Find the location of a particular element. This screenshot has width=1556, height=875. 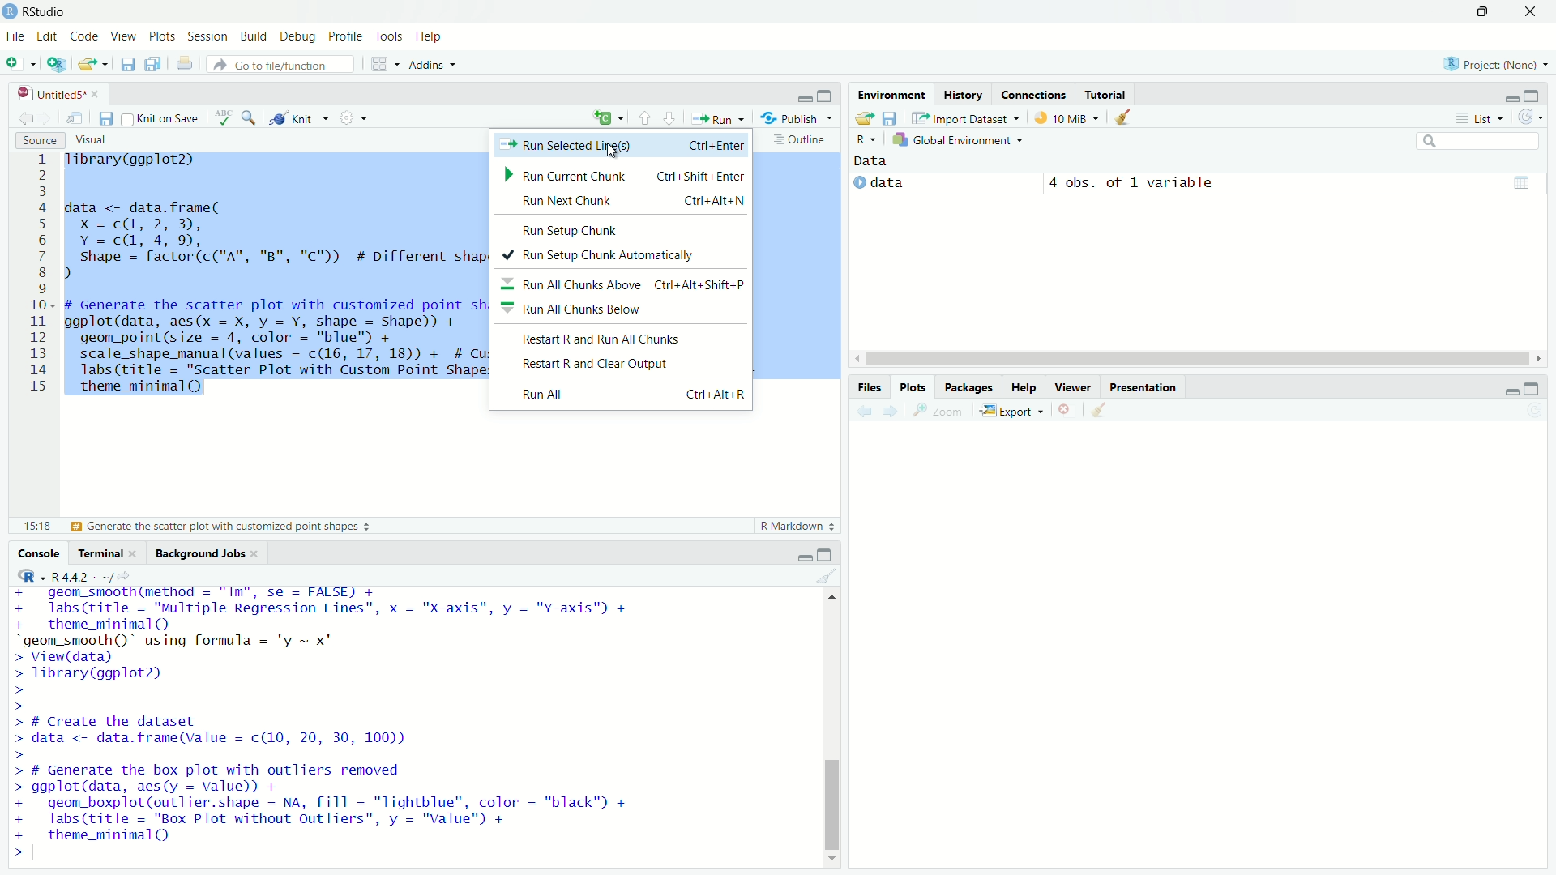

Viewer is located at coordinates (1073, 386).